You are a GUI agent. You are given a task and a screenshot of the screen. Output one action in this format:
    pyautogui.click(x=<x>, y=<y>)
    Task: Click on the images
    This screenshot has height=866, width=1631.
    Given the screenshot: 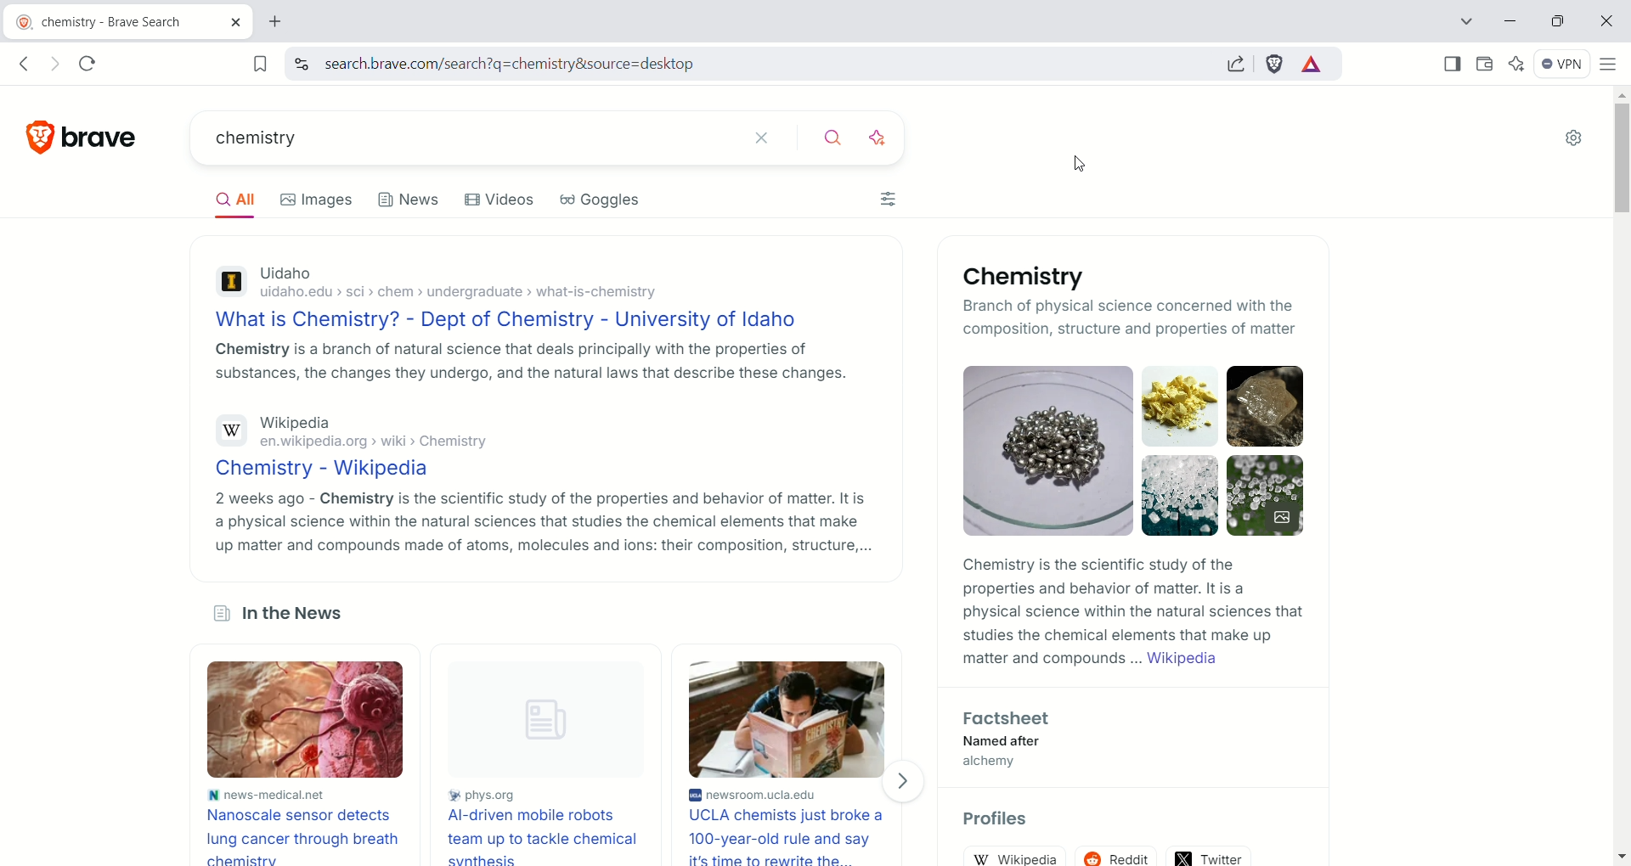 What is the action you would take?
    pyautogui.click(x=319, y=199)
    